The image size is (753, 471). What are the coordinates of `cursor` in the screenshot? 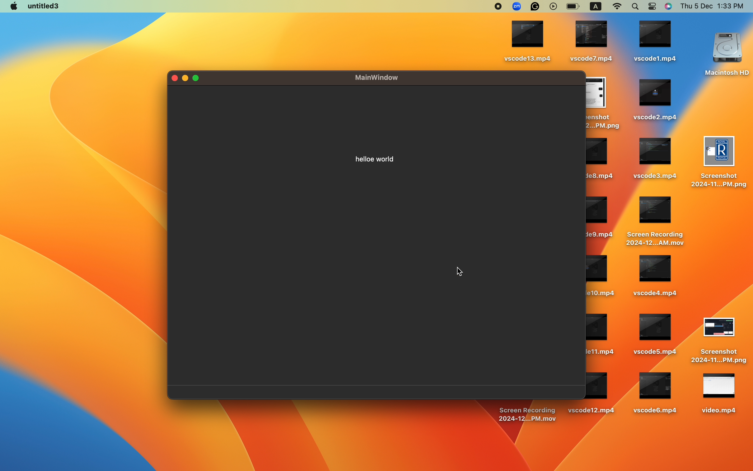 It's located at (461, 274).